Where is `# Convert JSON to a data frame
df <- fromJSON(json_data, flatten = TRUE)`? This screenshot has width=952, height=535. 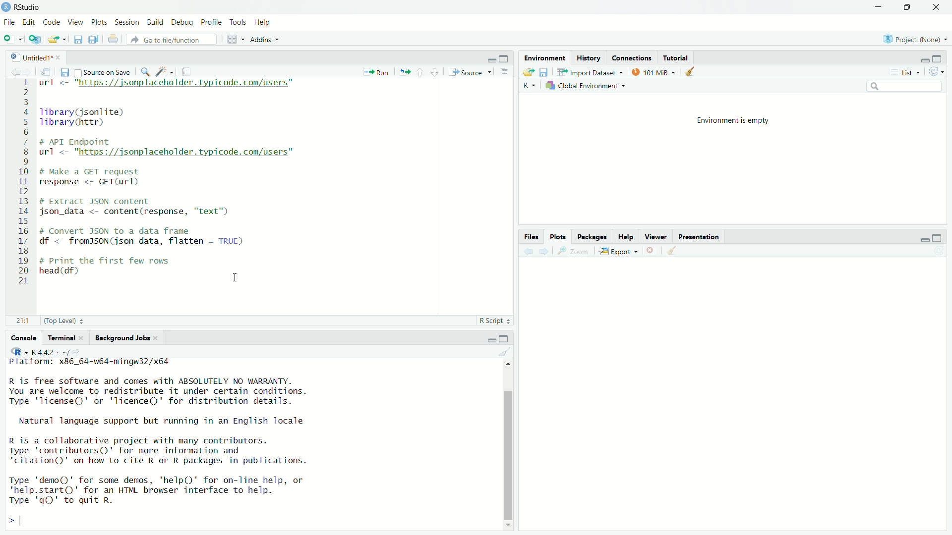 # Convert JSON to a data frame
df <- fromJSON(json_data, flatten = TRUE) is located at coordinates (144, 237).